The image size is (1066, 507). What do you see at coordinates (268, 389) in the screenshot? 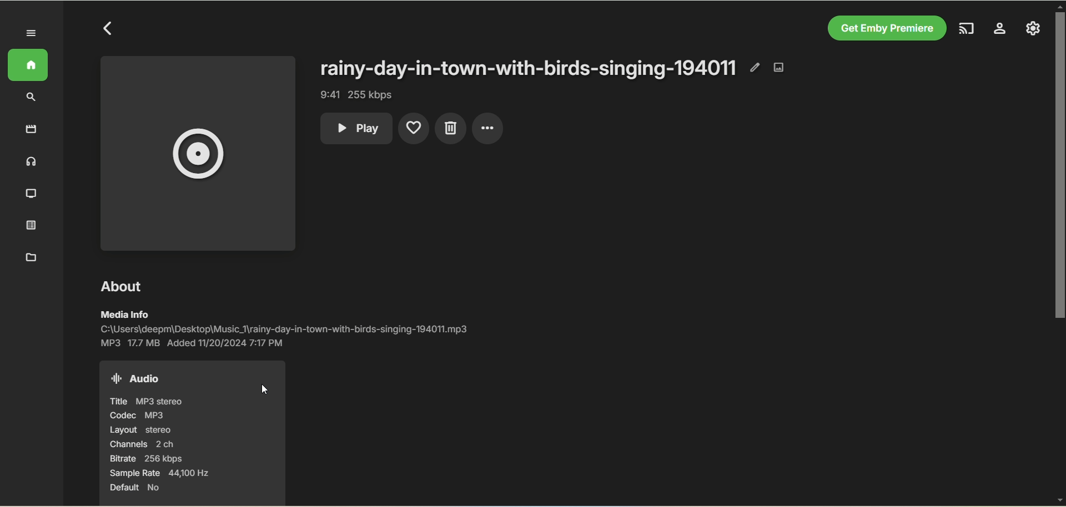
I see `cursor` at bounding box center [268, 389].